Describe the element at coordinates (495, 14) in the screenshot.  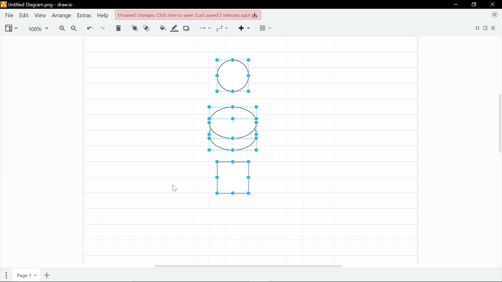
I see `Appearence` at that location.